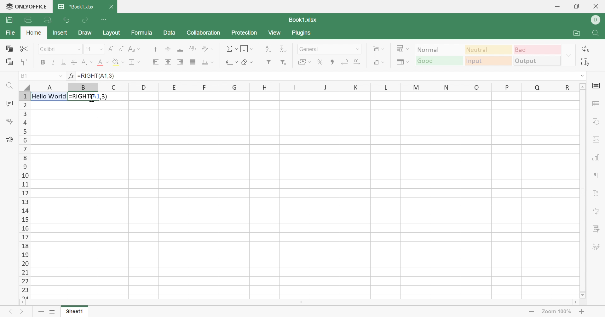 This screenshot has height=317, width=605. I want to click on Fill, so click(245, 49).